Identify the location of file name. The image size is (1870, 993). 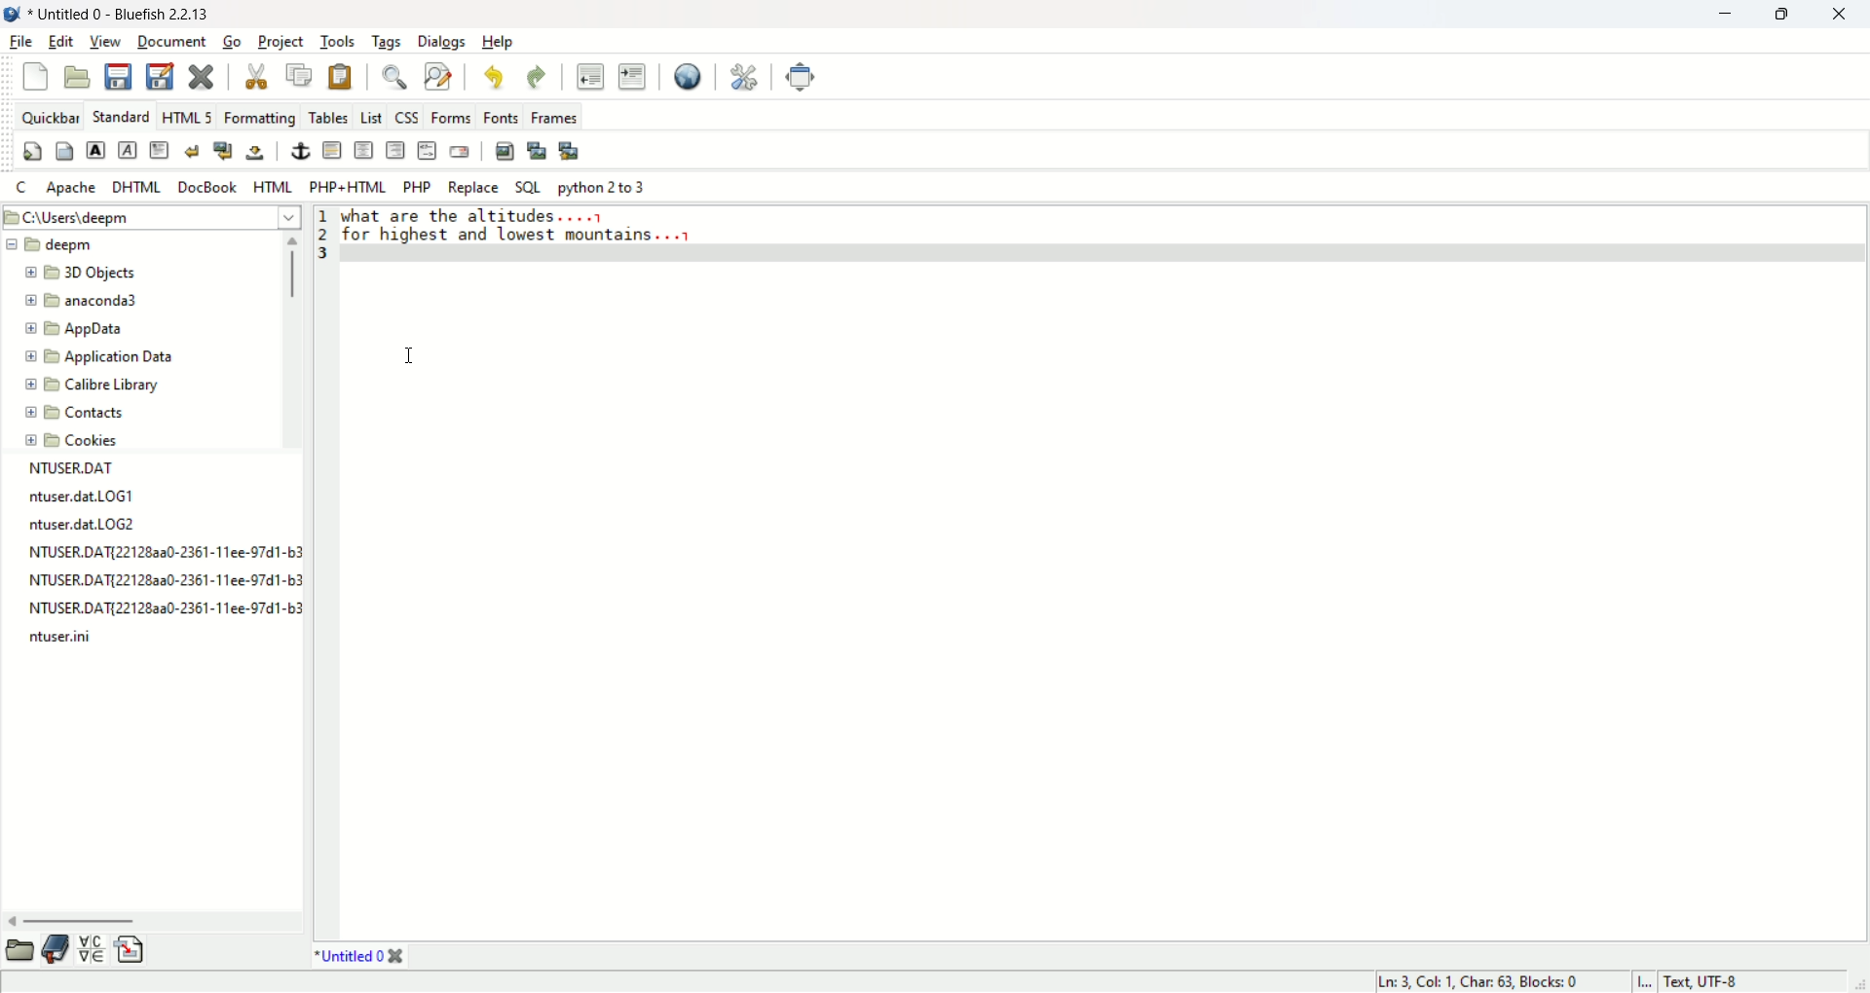
(164, 555).